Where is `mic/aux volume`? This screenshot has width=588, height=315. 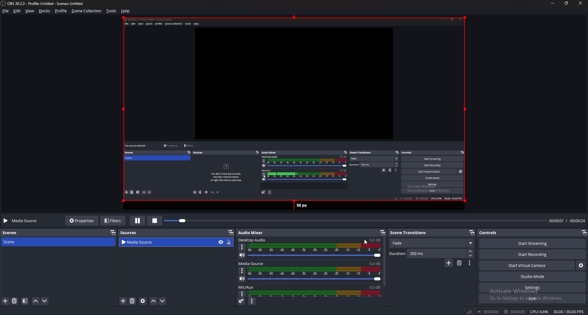
mic/aux volume is located at coordinates (316, 293).